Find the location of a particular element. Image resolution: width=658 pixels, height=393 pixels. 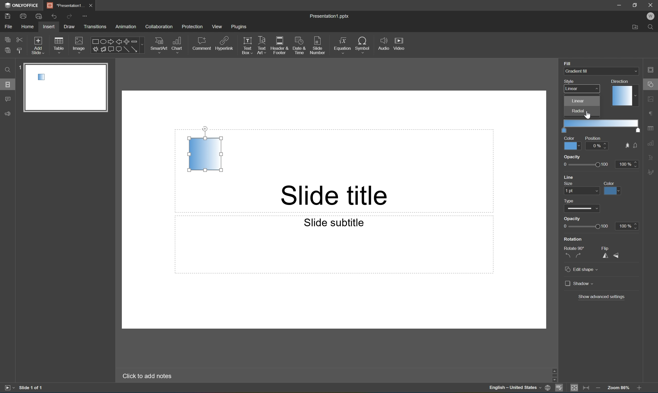

Copy is located at coordinates (8, 39).